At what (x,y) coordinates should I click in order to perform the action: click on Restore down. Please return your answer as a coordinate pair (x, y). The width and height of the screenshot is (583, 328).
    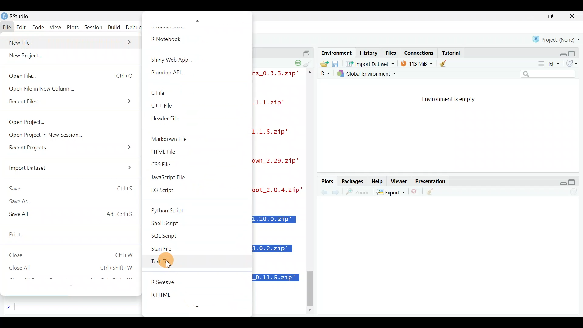
    Looking at the image, I should click on (560, 182).